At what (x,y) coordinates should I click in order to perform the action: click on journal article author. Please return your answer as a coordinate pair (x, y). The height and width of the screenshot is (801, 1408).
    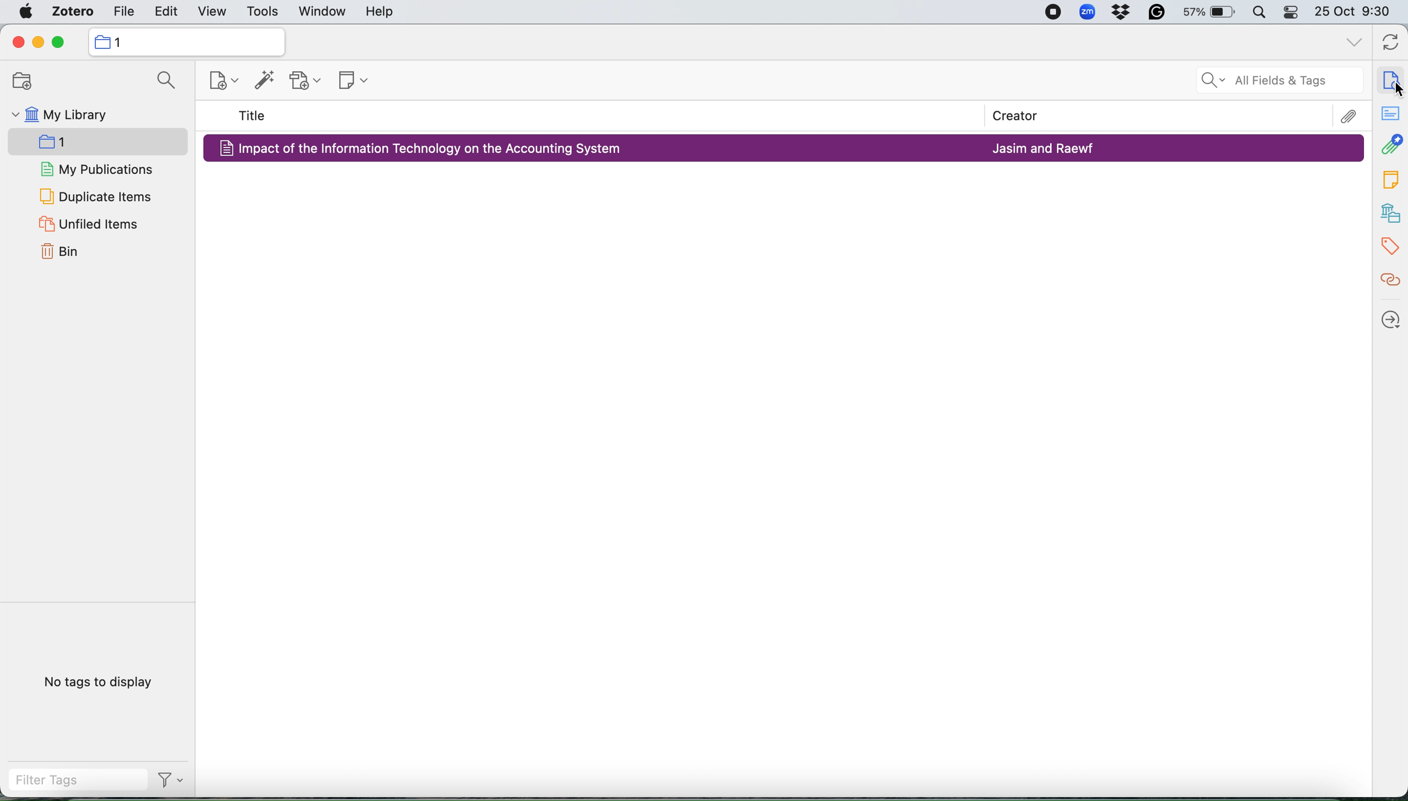
    Looking at the image, I should click on (1046, 147).